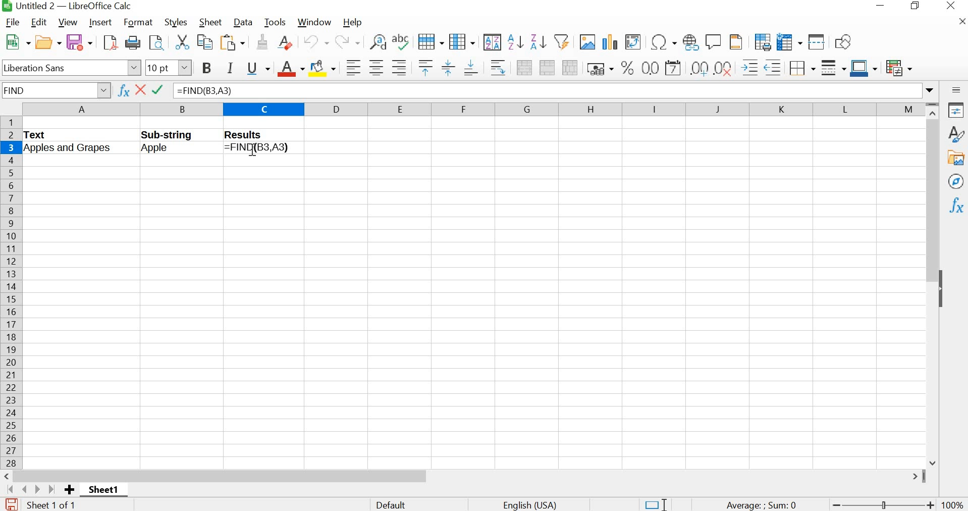 Image resolution: width=968 pixels, height=511 pixels. What do you see at coordinates (662, 43) in the screenshot?
I see `insert special characters` at bounding box center [662, 43].